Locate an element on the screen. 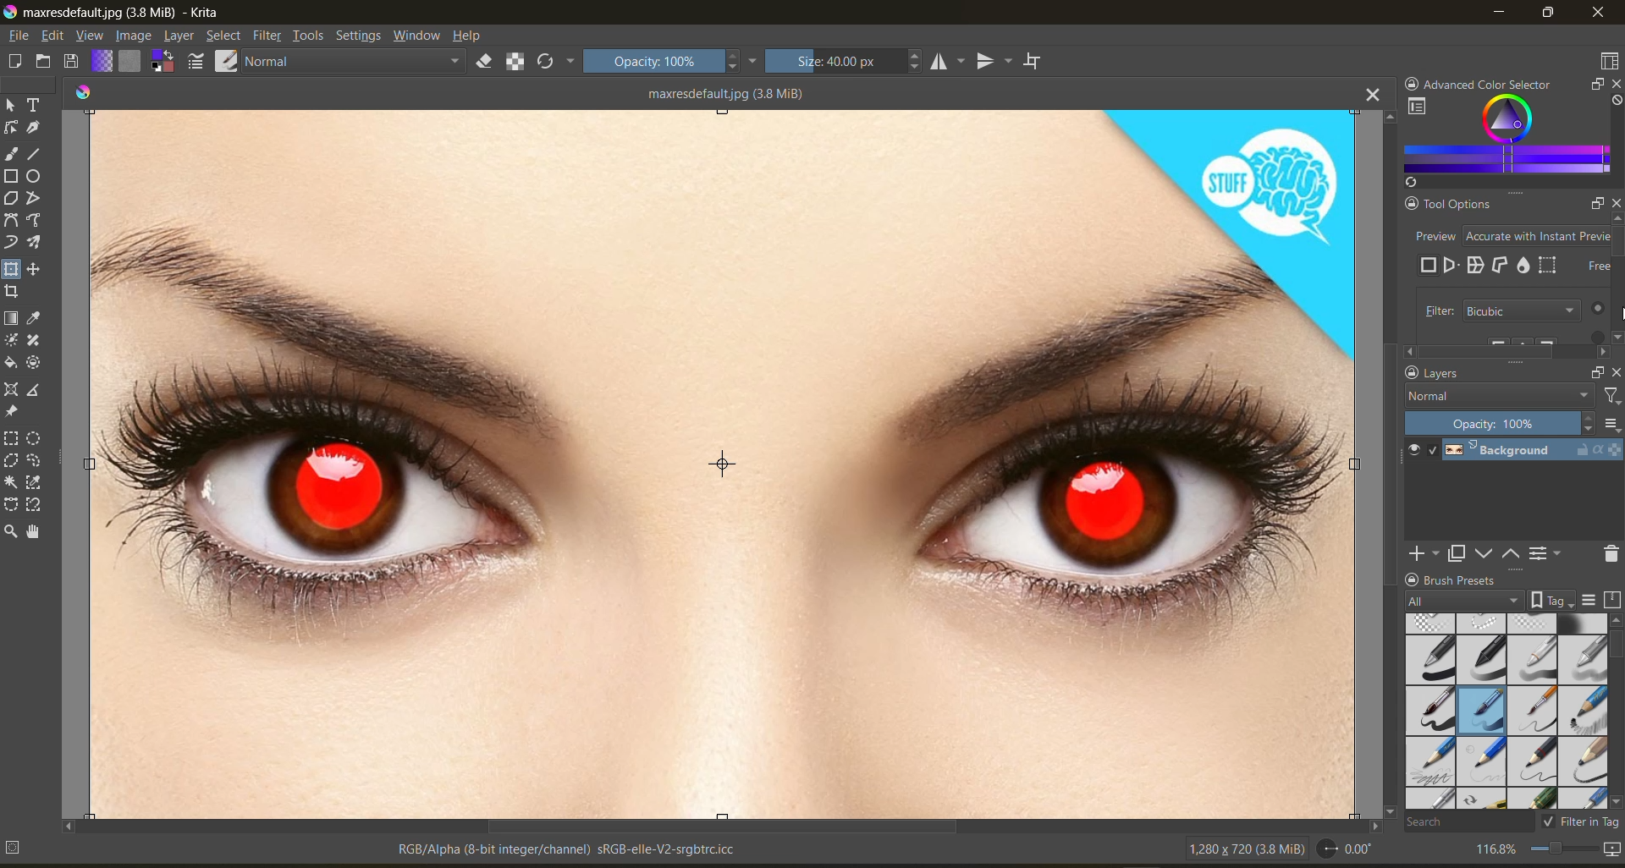 This screenshot has height=868, width=1625. tool is located at coordinates (10, 340).